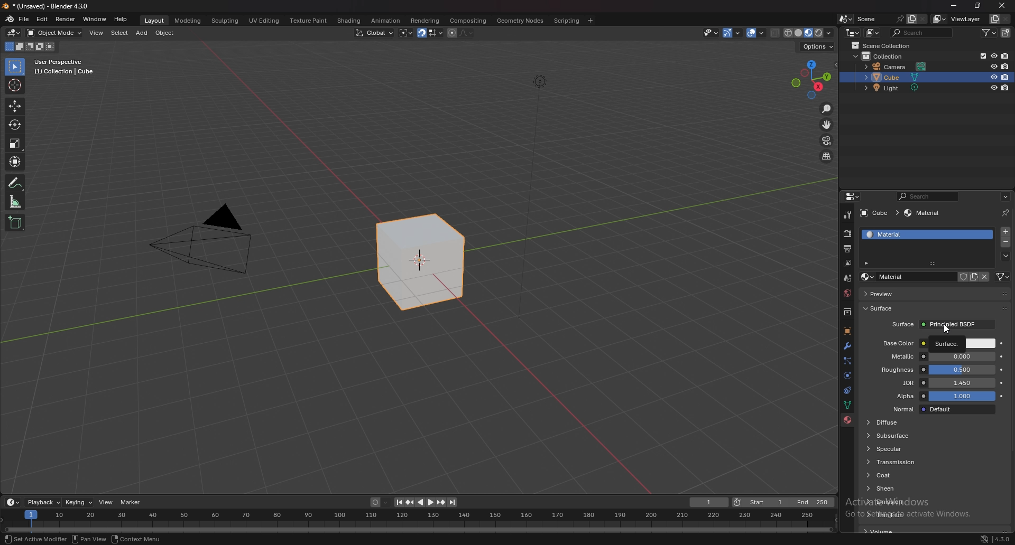 This screenshot has height=545, width=1015. I want to click on end 250, so click(813, 502).